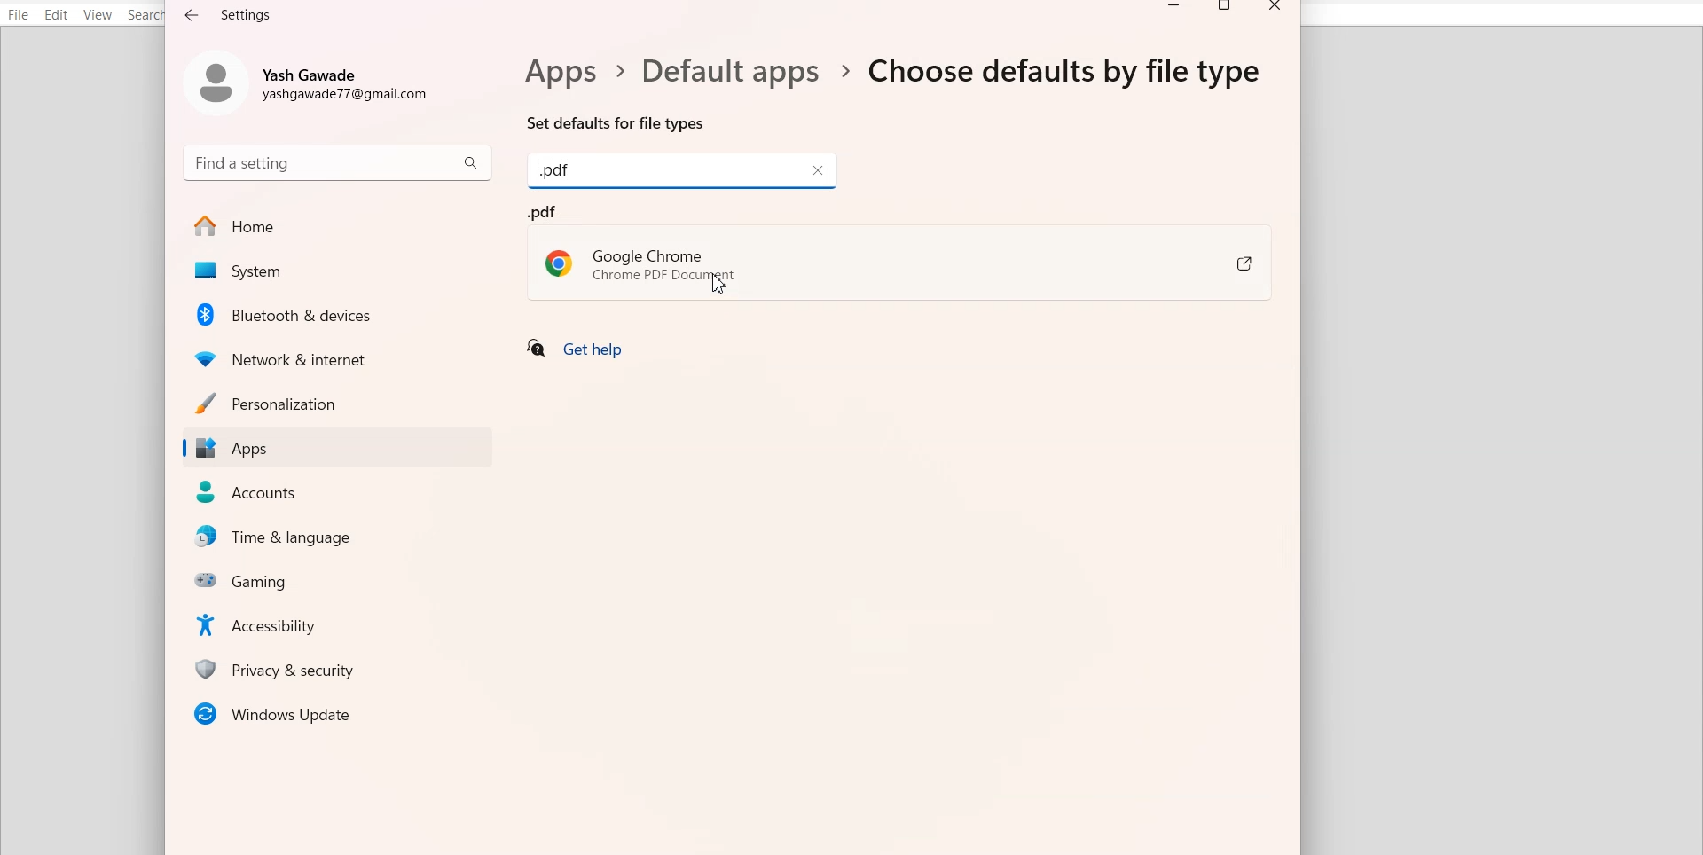 The height and width of the screenshot is (855, 1703). Describe the element at coordinates (1227, 9) in the screenshot. I see `Maximize` at that location.